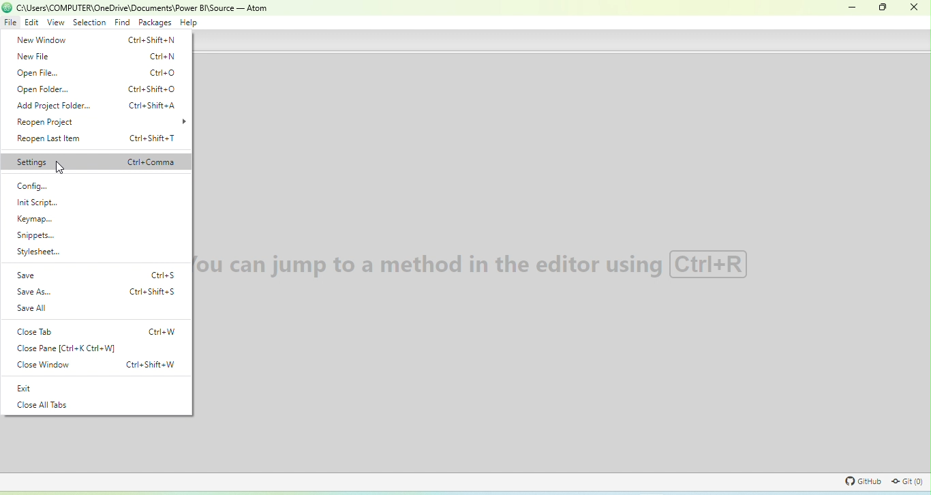  What do you see at coordinates (475, 266) in the screenshot?
I see `lou can jump to a method in the editor using (Ctrl+R` at bounding box center [475, 266].